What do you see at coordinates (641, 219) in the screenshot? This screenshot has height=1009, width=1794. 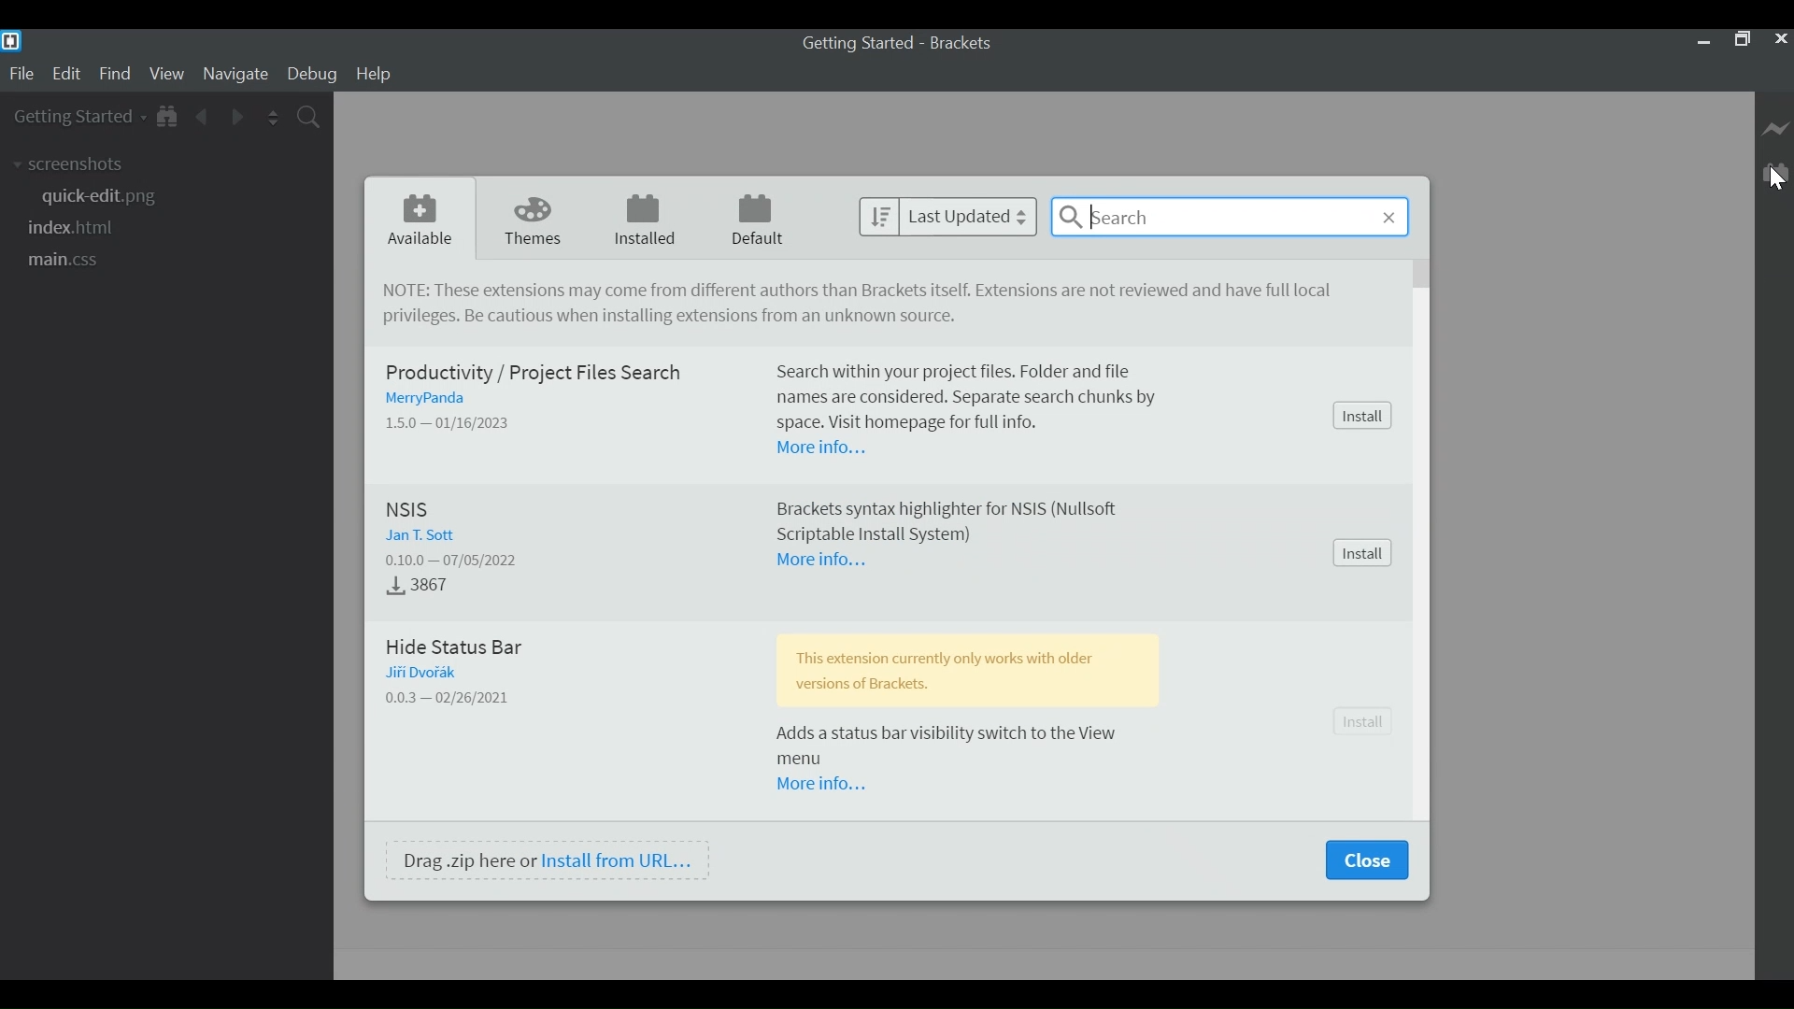 I see `Installed` at bounding box center [641, 219].